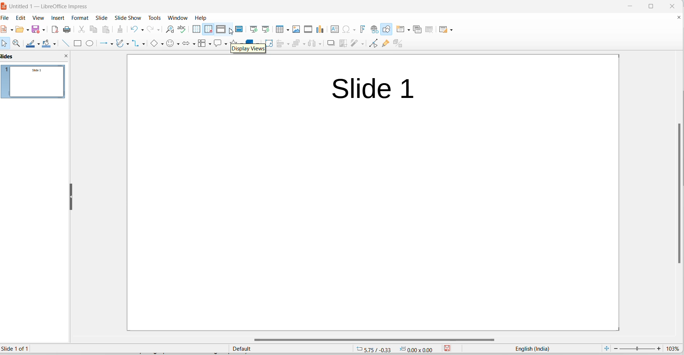  What do you see at coordinates (208, 46) in the screenshot?
I see `flowchart options` at bounding box center [208, 46].